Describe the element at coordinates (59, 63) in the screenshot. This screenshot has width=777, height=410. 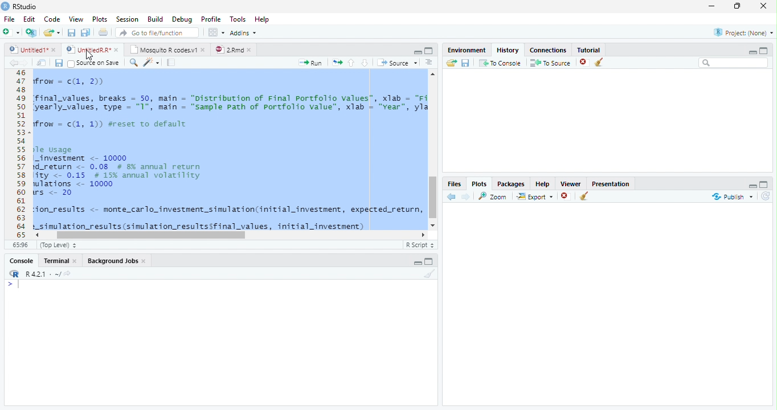
I see `Save` at that location.